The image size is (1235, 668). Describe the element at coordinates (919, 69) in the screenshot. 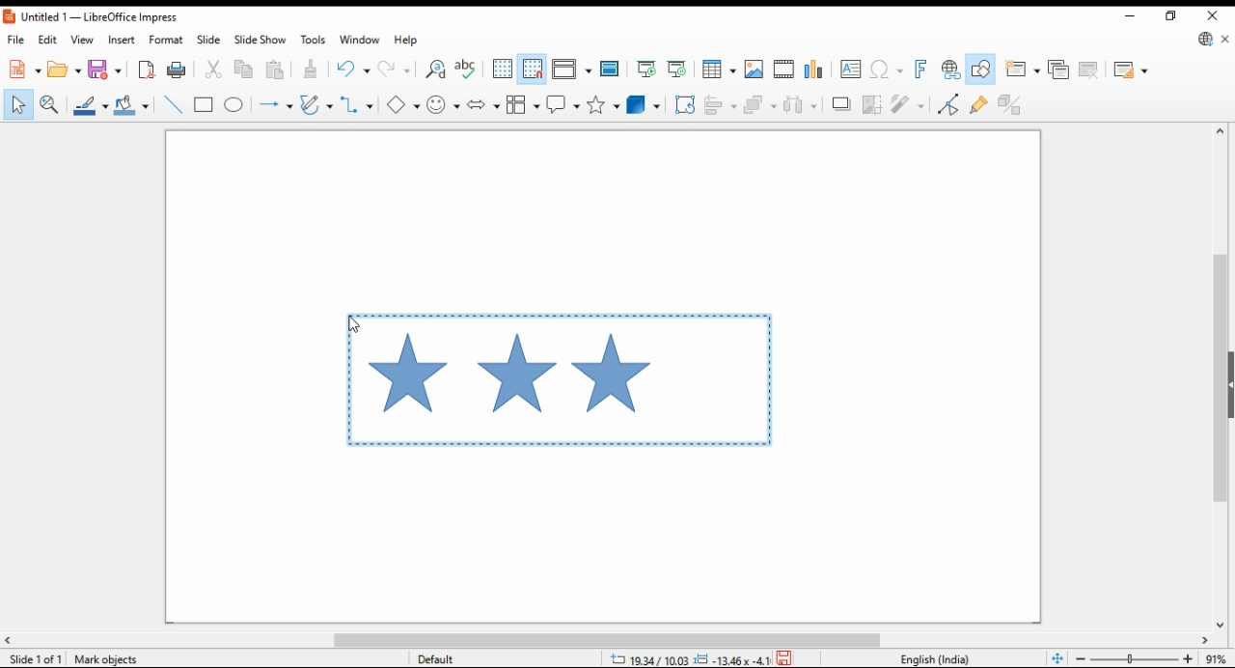

I see `insert fontwork text` at that location.